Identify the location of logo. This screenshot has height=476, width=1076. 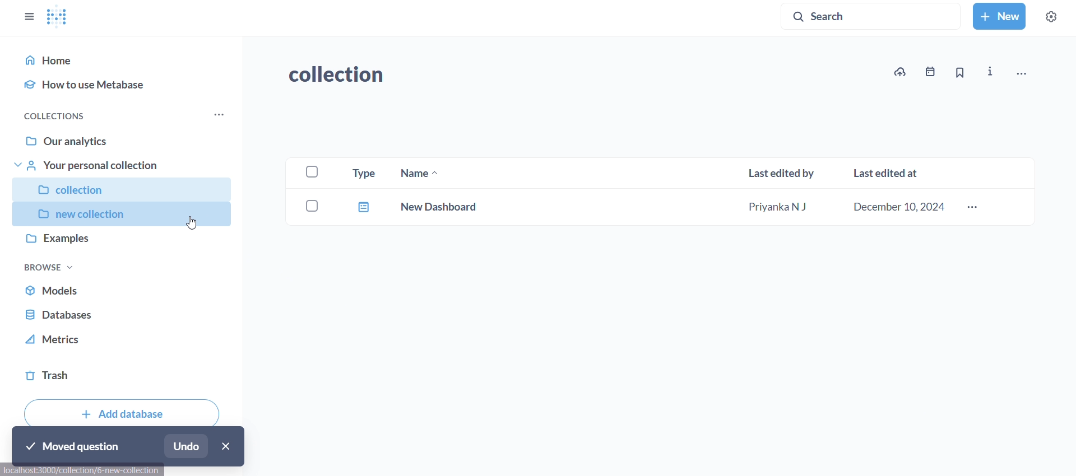
(59, 17).